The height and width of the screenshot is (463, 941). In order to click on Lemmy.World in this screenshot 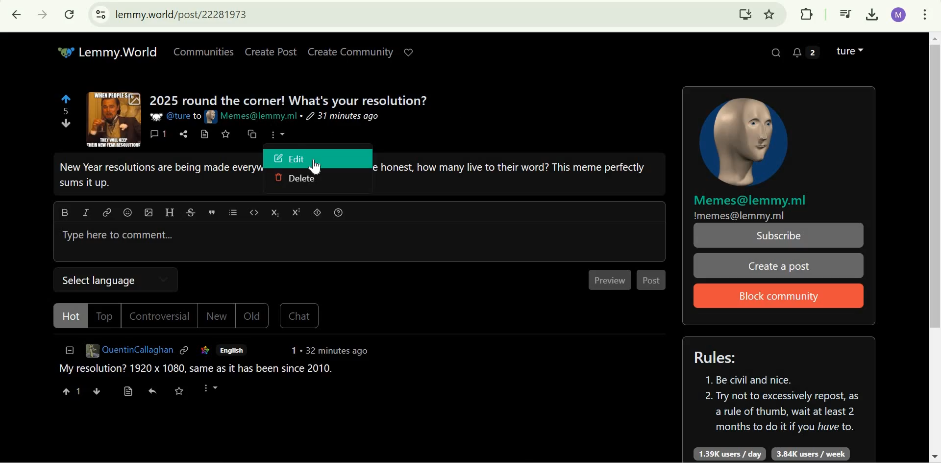, I will do `click(118, 52)`.